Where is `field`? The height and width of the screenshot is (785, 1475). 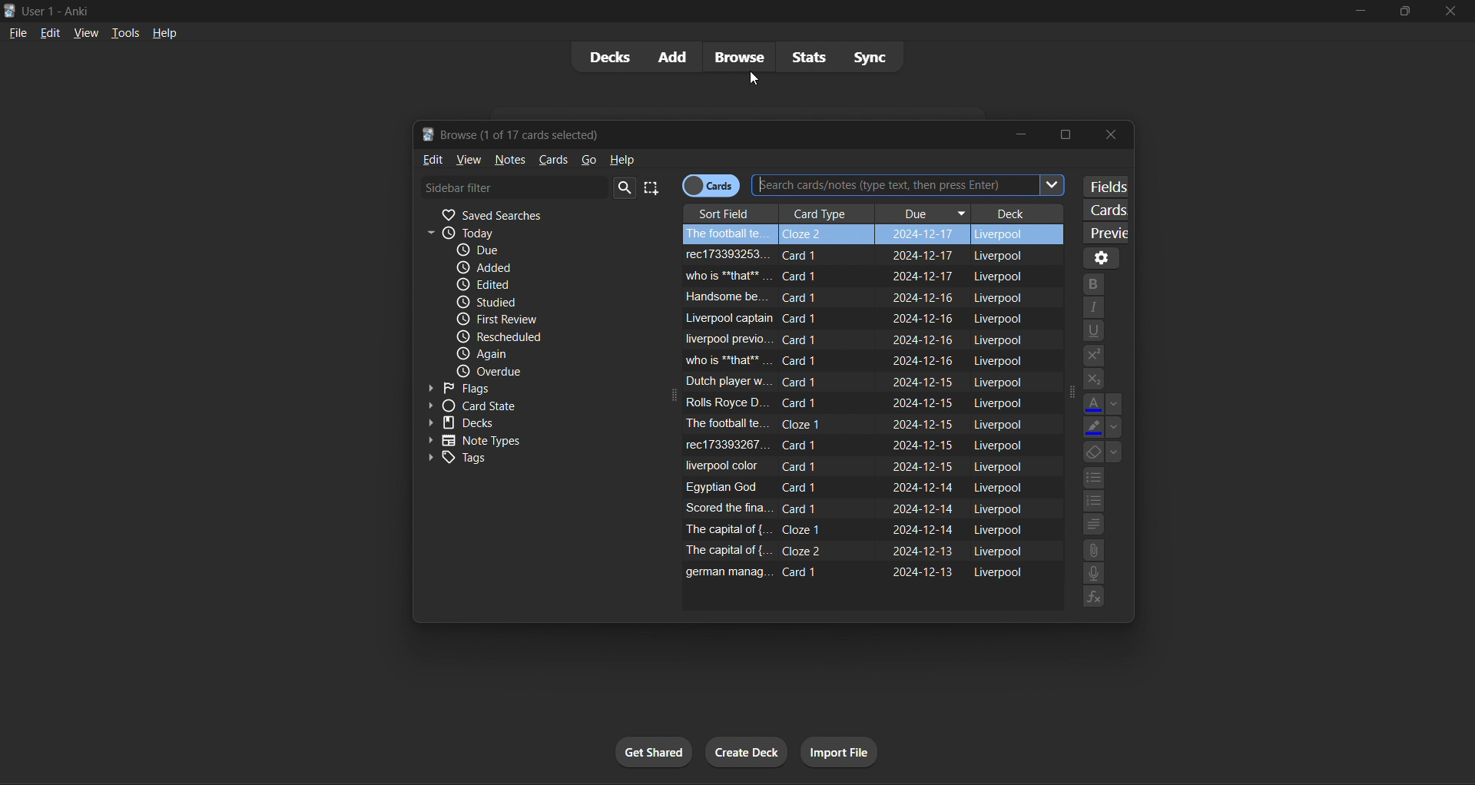 field is located at coordinates (730, 574).